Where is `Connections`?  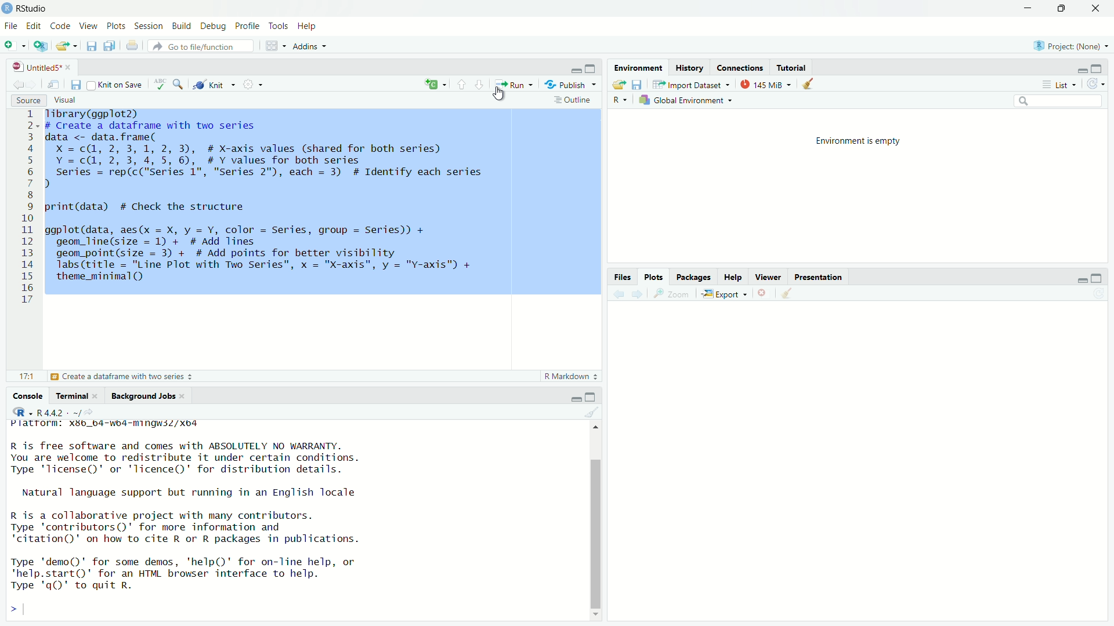
Connections is located at coordinates (737, 67).